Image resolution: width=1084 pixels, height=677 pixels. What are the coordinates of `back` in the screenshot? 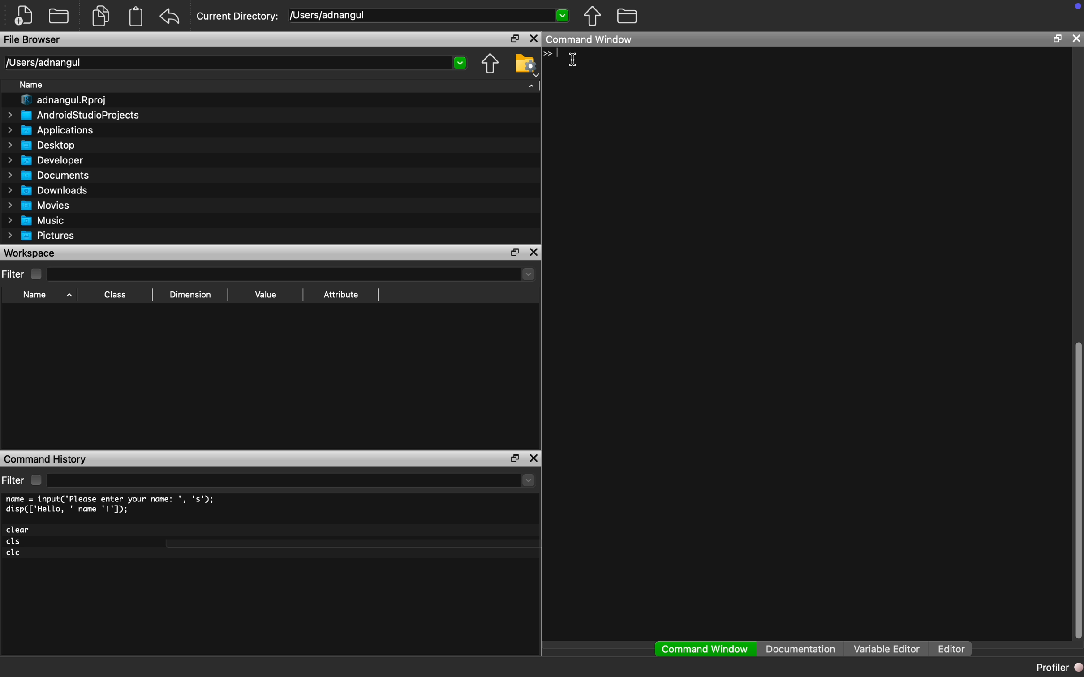 It's located at (170, 16).